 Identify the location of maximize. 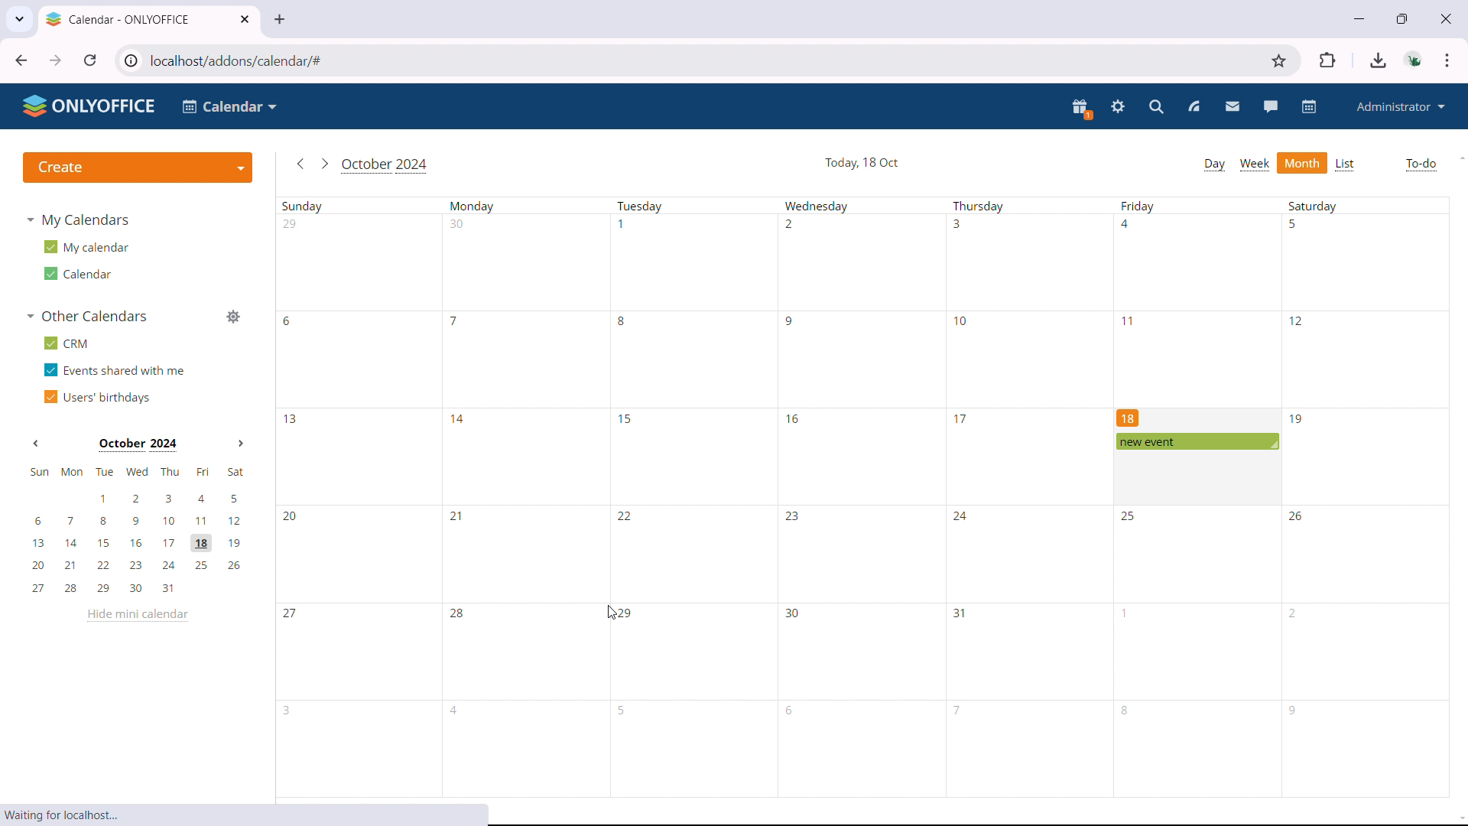
(1402, 17).